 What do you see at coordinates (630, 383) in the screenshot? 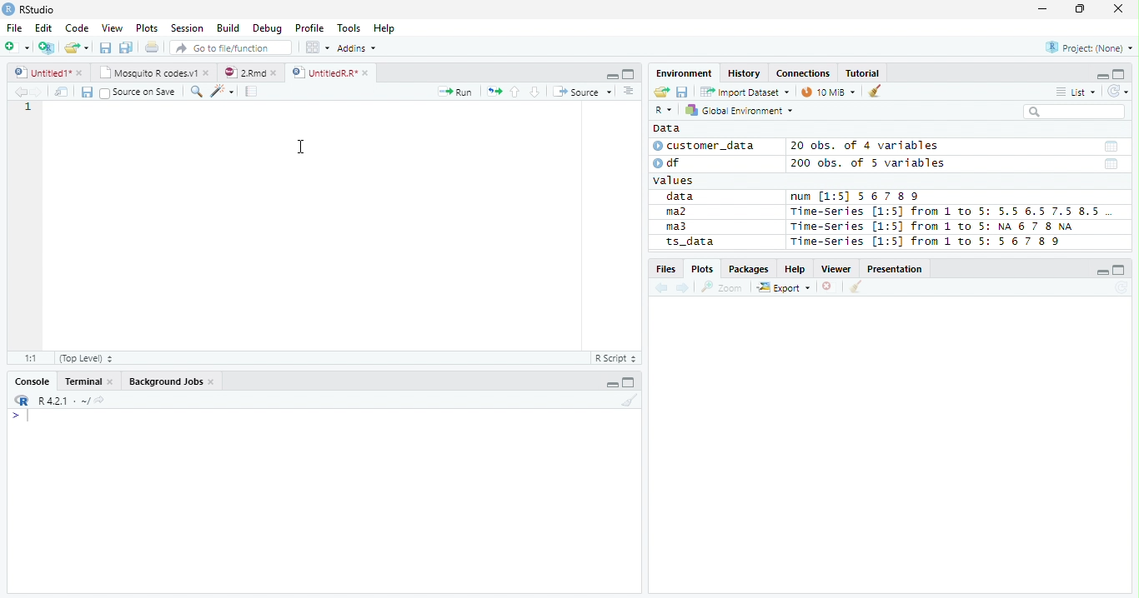
I see `Maximize` at bounding box center [630, 383].